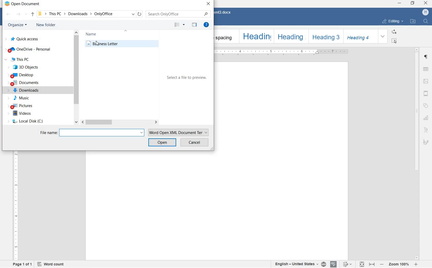  I want to click on decrease zoom, so click(382, 263).